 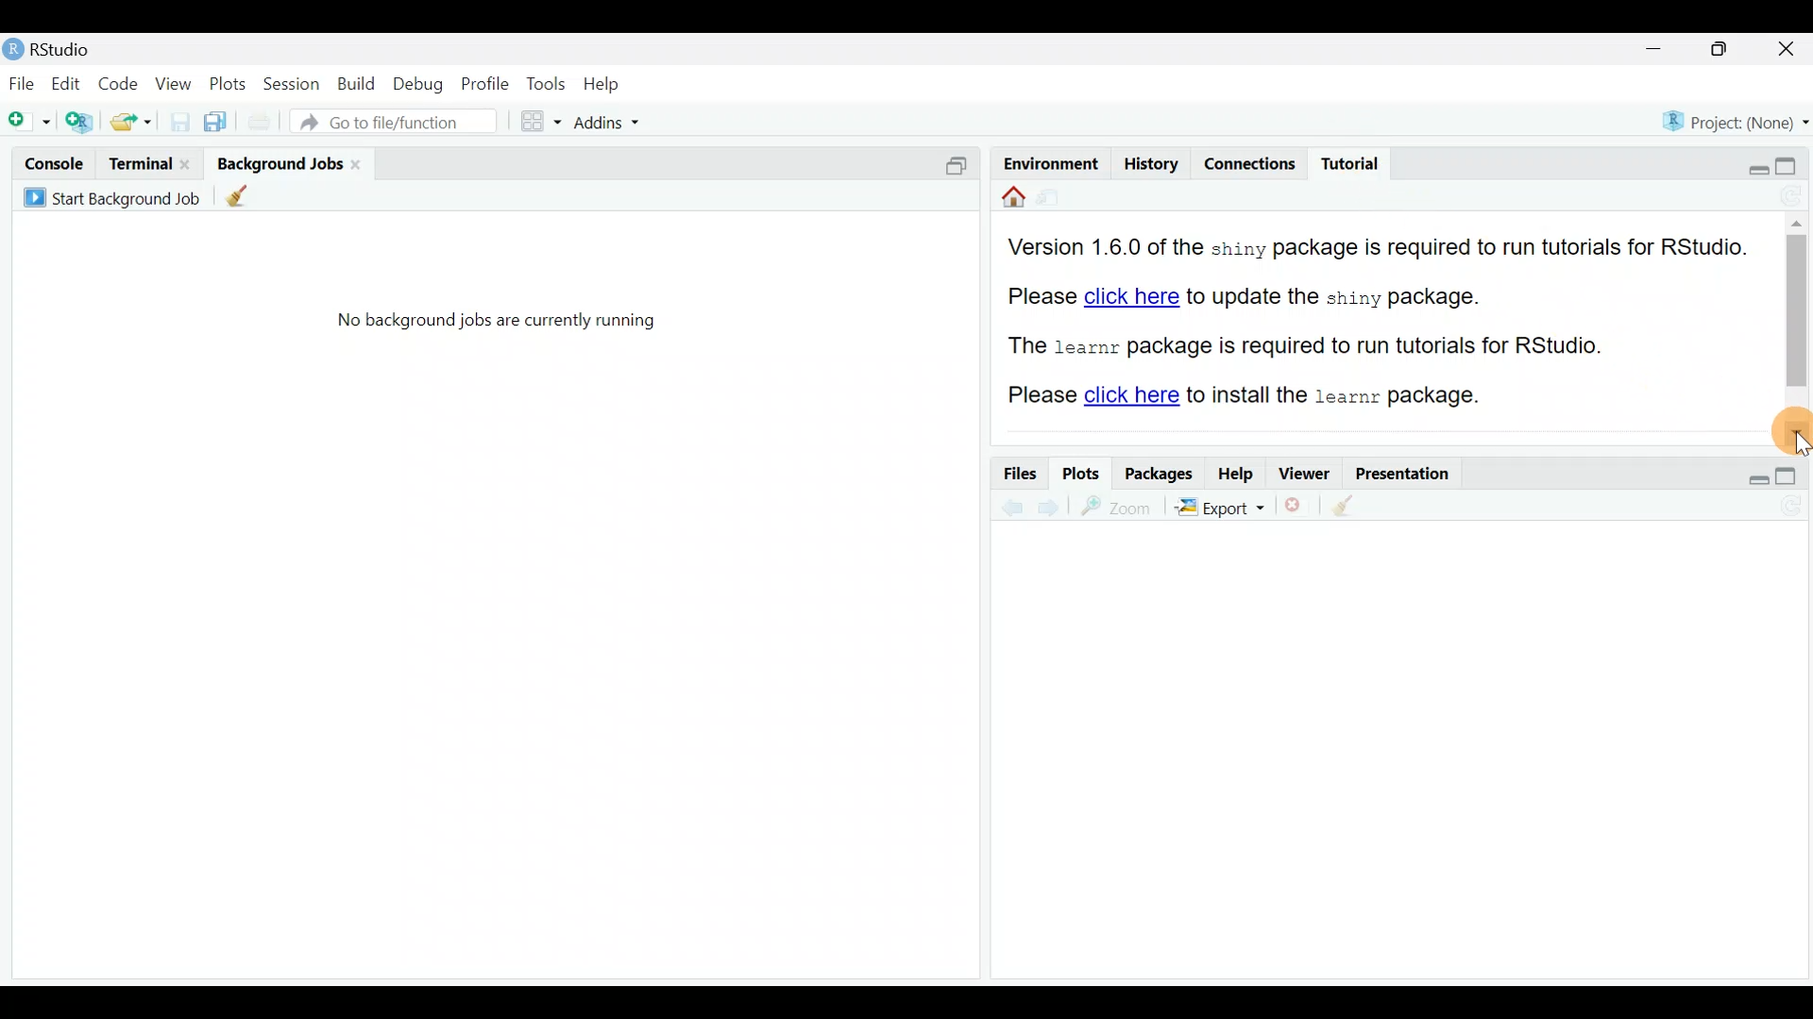 What do you see at coordinates (1787, 196) in the screenshot?
I see `Refresh tutorial` at bounding box center [1787, 196].